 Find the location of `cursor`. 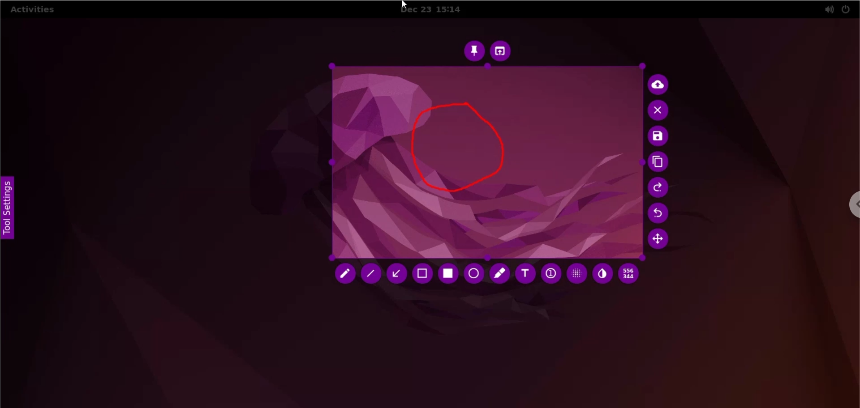

cursor is located at coordinates (410, 6).